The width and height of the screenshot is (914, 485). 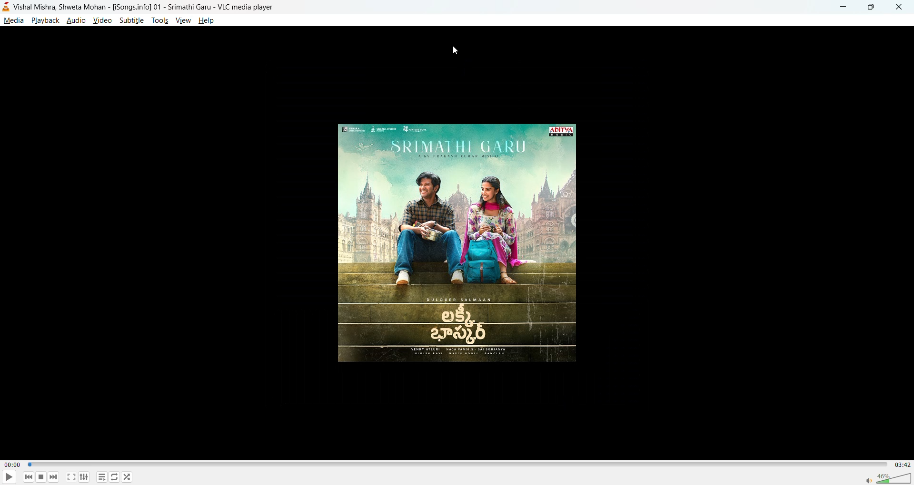 I want to click on media, so click(x=13, y=20).